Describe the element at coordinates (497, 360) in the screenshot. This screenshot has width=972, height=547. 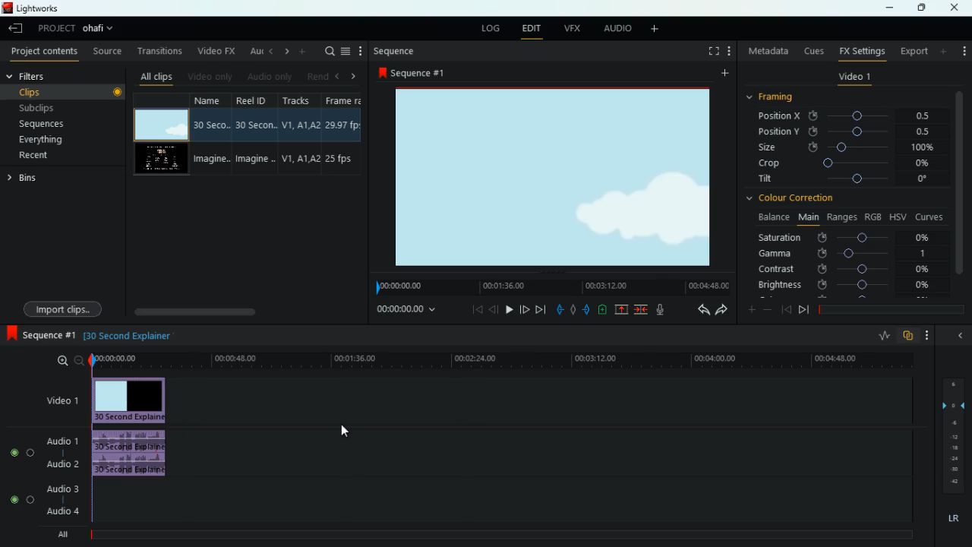
I see `timeline` at that location.